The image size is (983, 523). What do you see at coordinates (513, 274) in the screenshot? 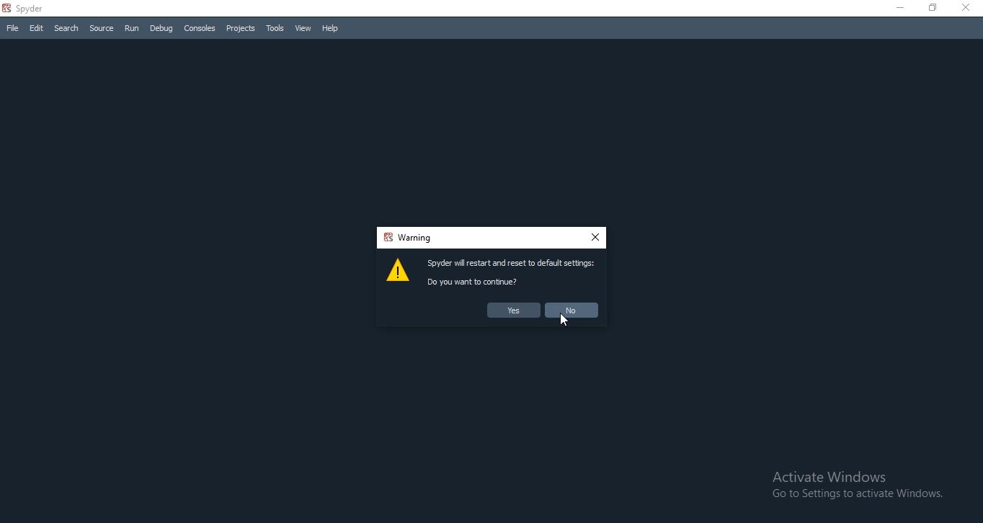
I see `‘Spyder wil restart and reset to default settings:
Do you want to continue?` at bounding box center [513, 274].